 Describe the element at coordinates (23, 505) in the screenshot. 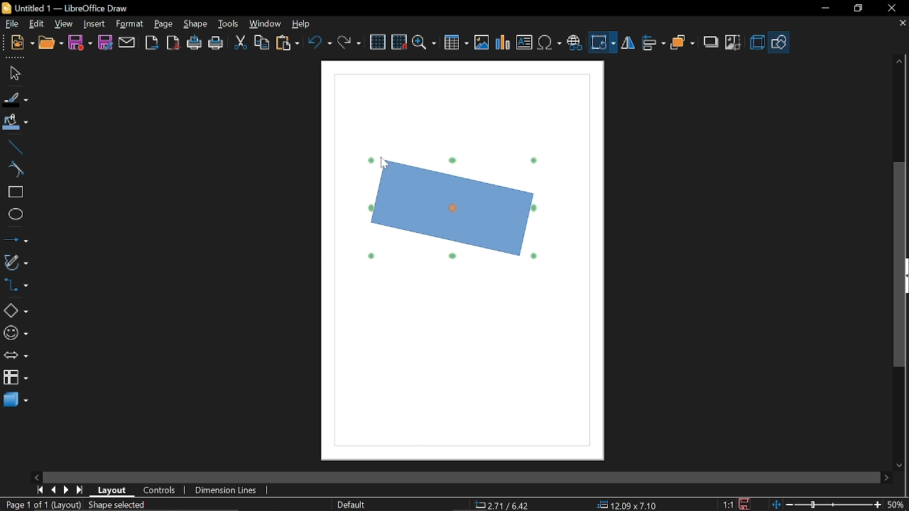

I see `Page 1 of 1` at that location.